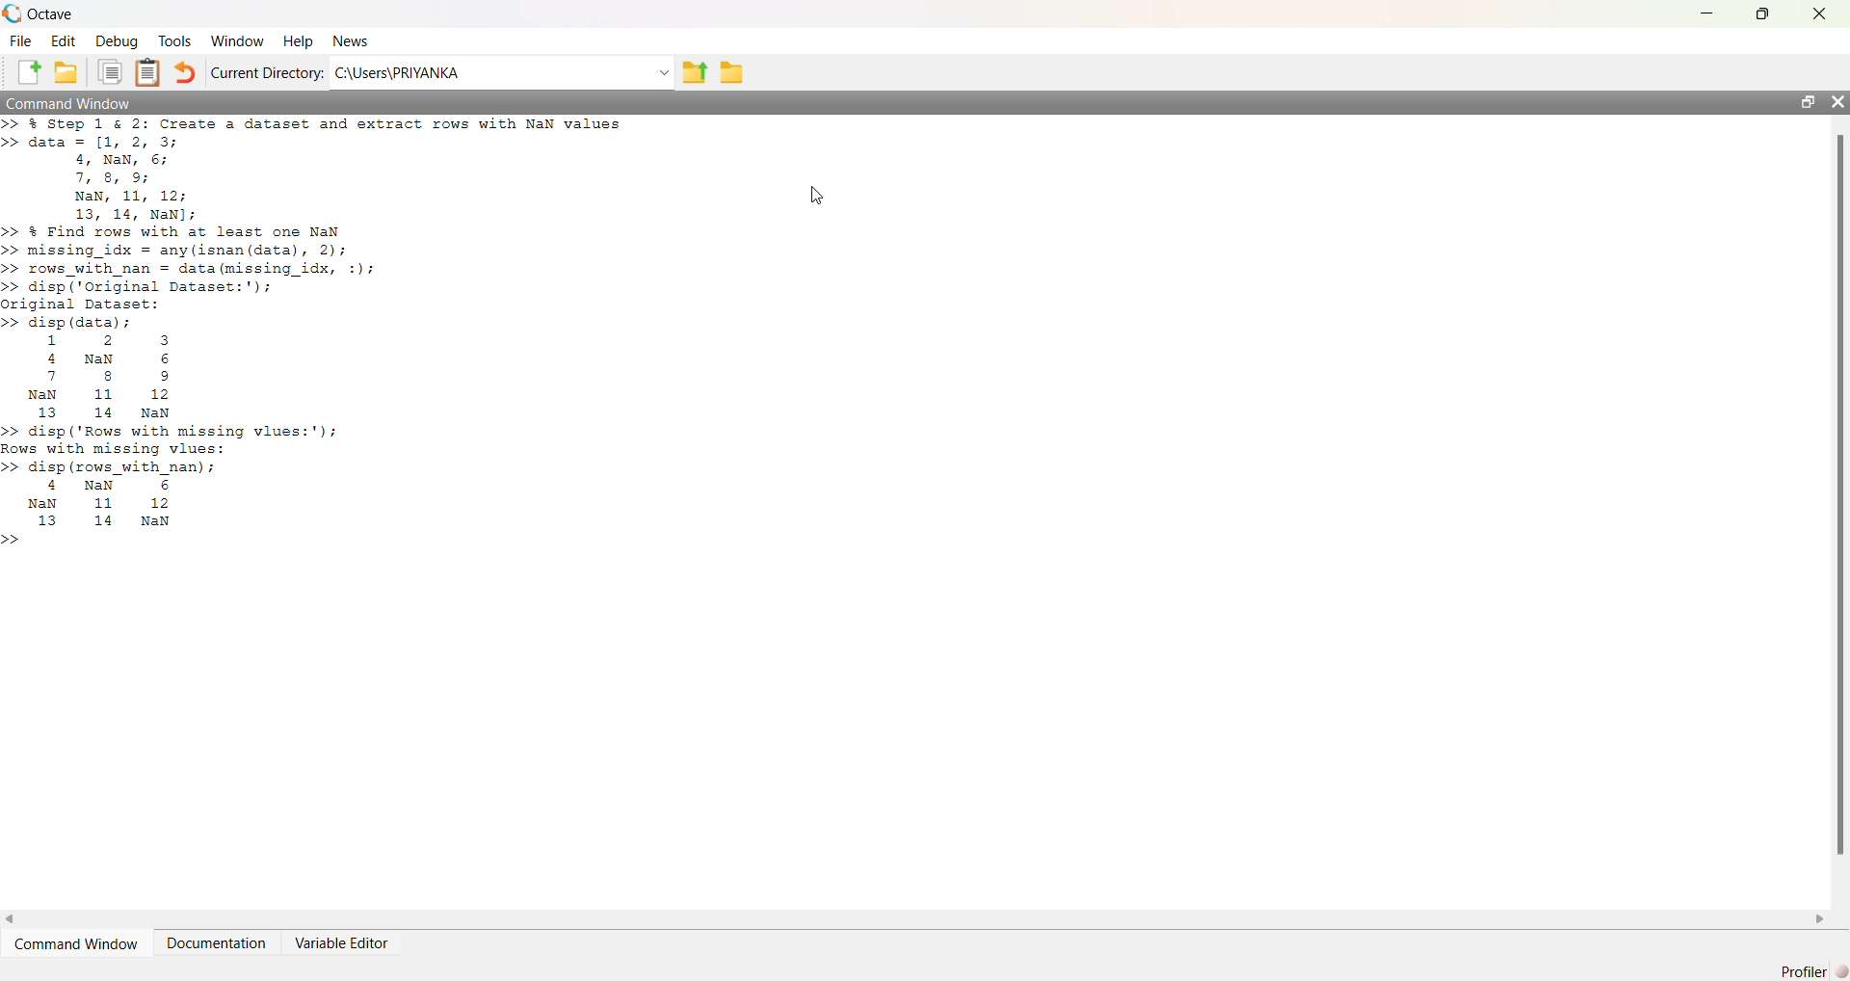 Image resolution: width=1850 pixels, height=981 pixels. What do you see at coordinates (20, 41) in the screenshot?
I see `File` at bounding box center [20, 41].